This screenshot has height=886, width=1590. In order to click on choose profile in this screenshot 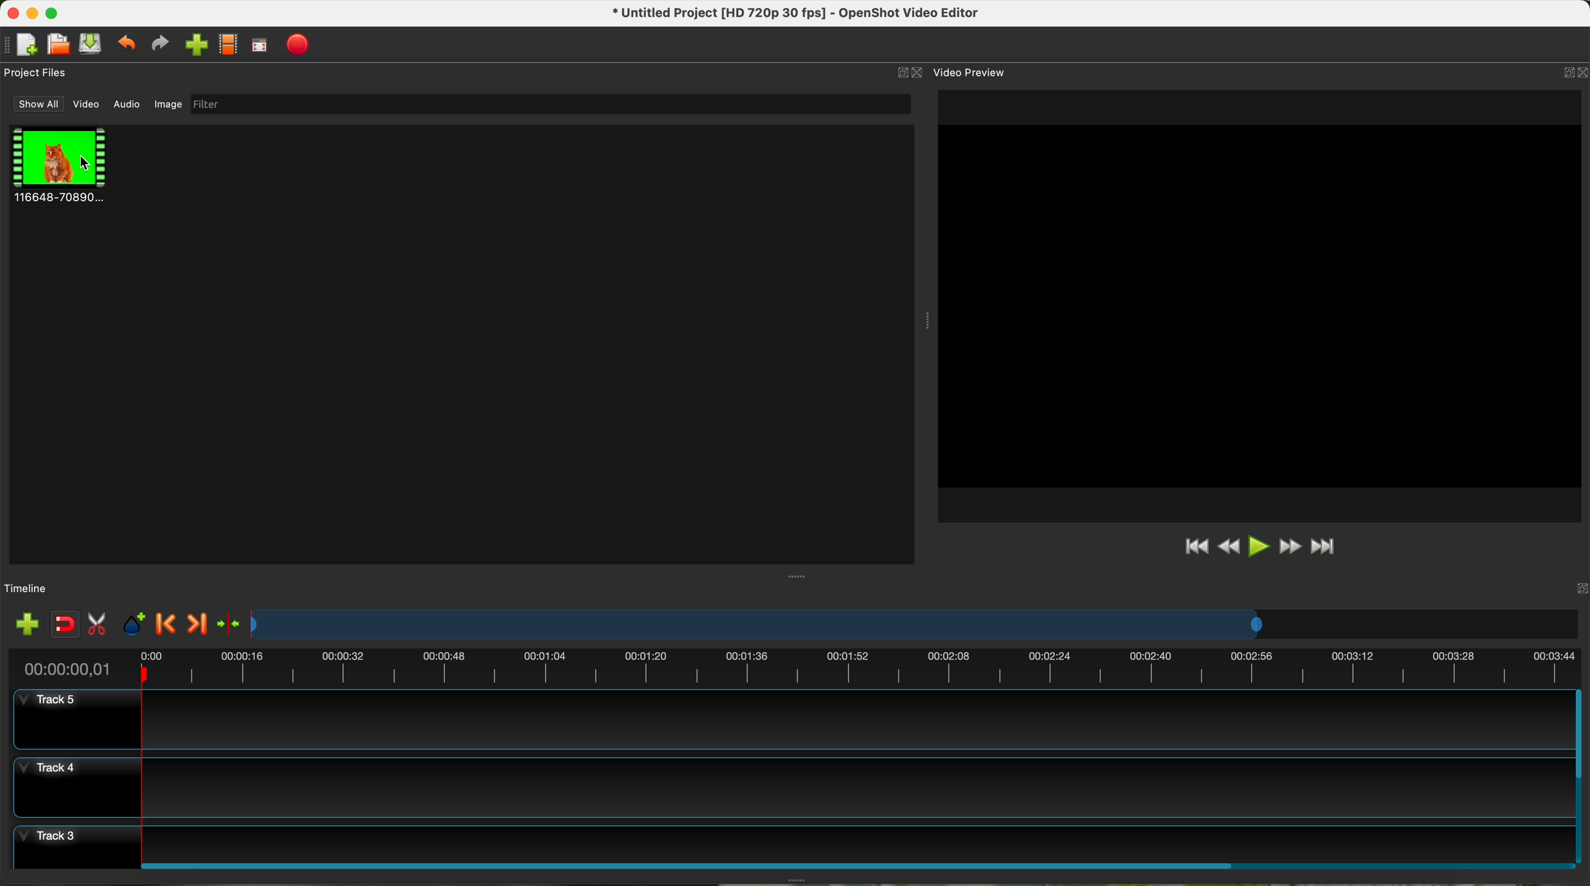, I will do `click(228, 45)`.